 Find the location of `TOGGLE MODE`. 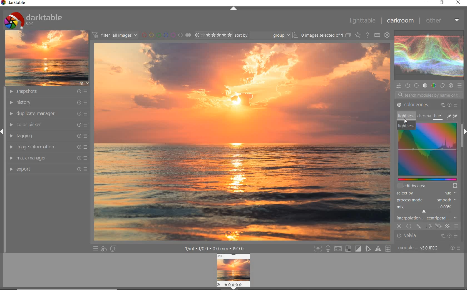

TOGGLE MODE is located at coordinates (352, 249).